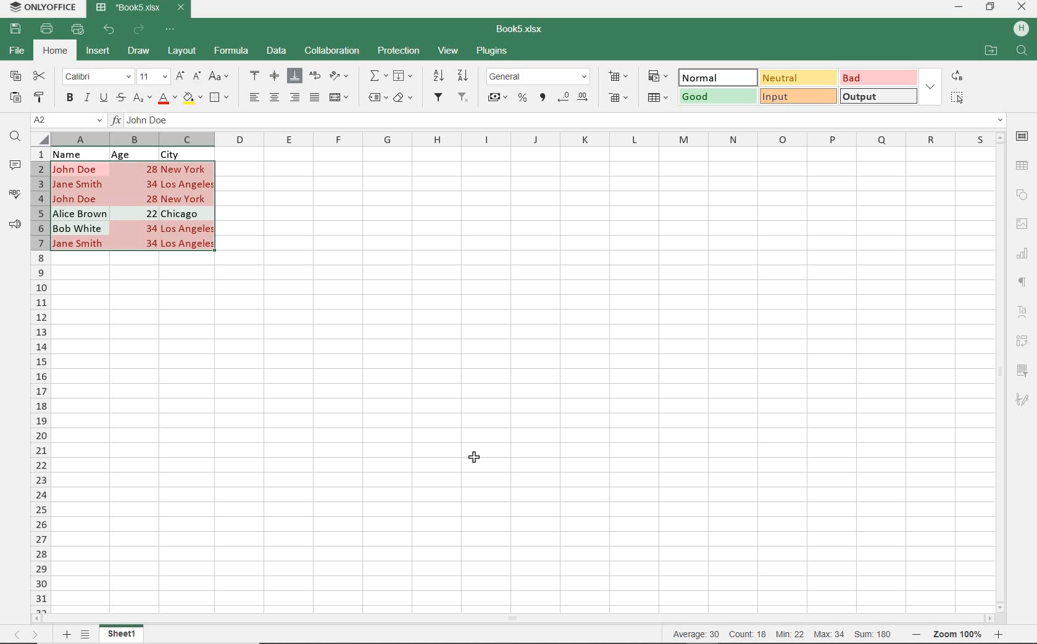  What do you see at coordinates (314, 97) in the screenshot?
I see `JUSTIFIED` at bounding box center [314, 97].